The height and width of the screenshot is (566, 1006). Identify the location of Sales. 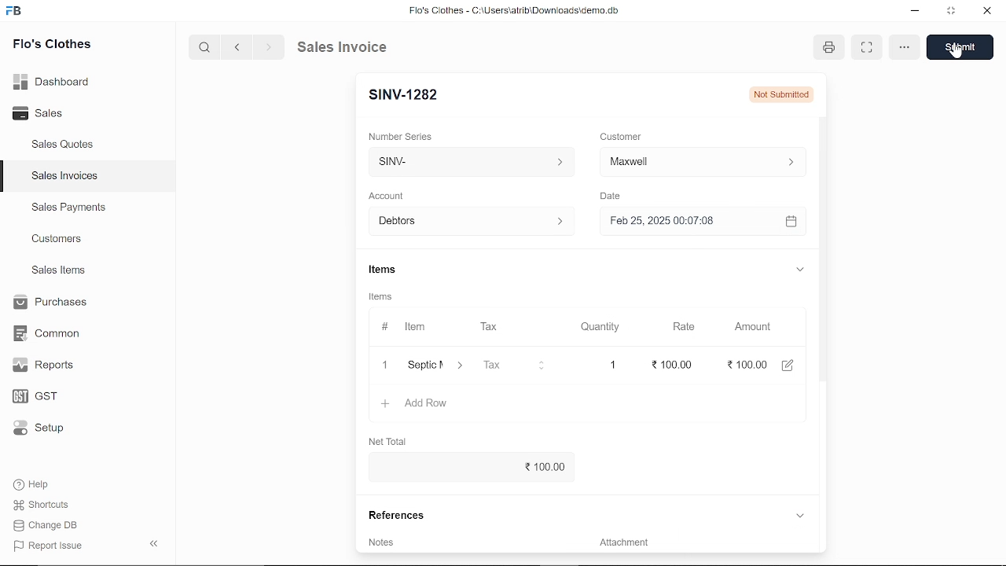
(45, 112).